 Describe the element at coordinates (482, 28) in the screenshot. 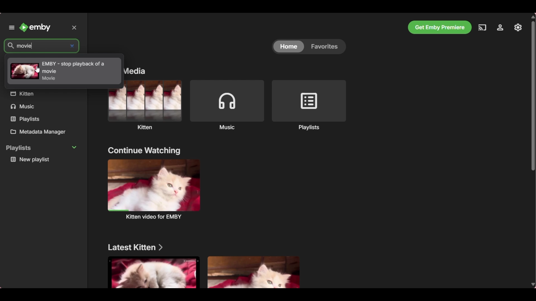

I see `Play on another device` at that location.